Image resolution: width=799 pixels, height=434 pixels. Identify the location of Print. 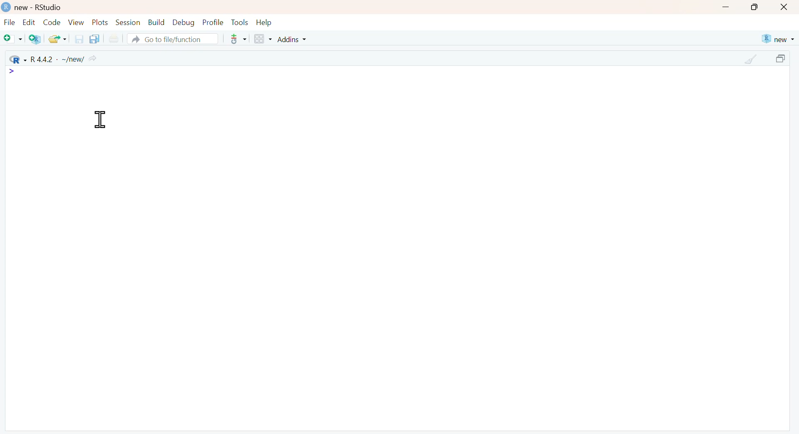
(116, 39).